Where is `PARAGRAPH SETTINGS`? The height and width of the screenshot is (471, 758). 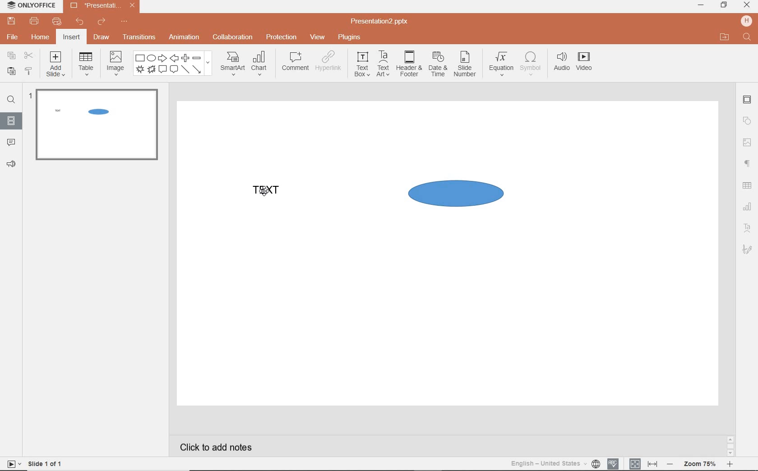 PARAGRAPH SETTINGS is located at coordinates (748, 165).